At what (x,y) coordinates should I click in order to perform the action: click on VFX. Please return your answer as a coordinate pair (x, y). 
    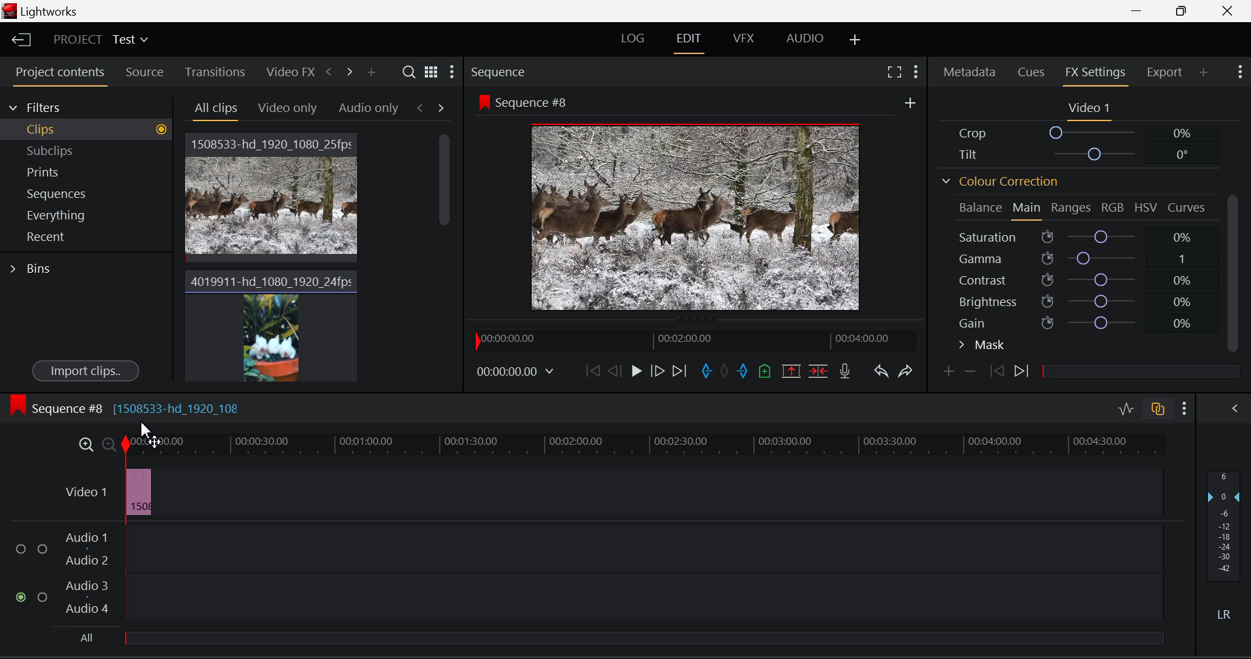
    Looking at the image, I should click on (743, 38).